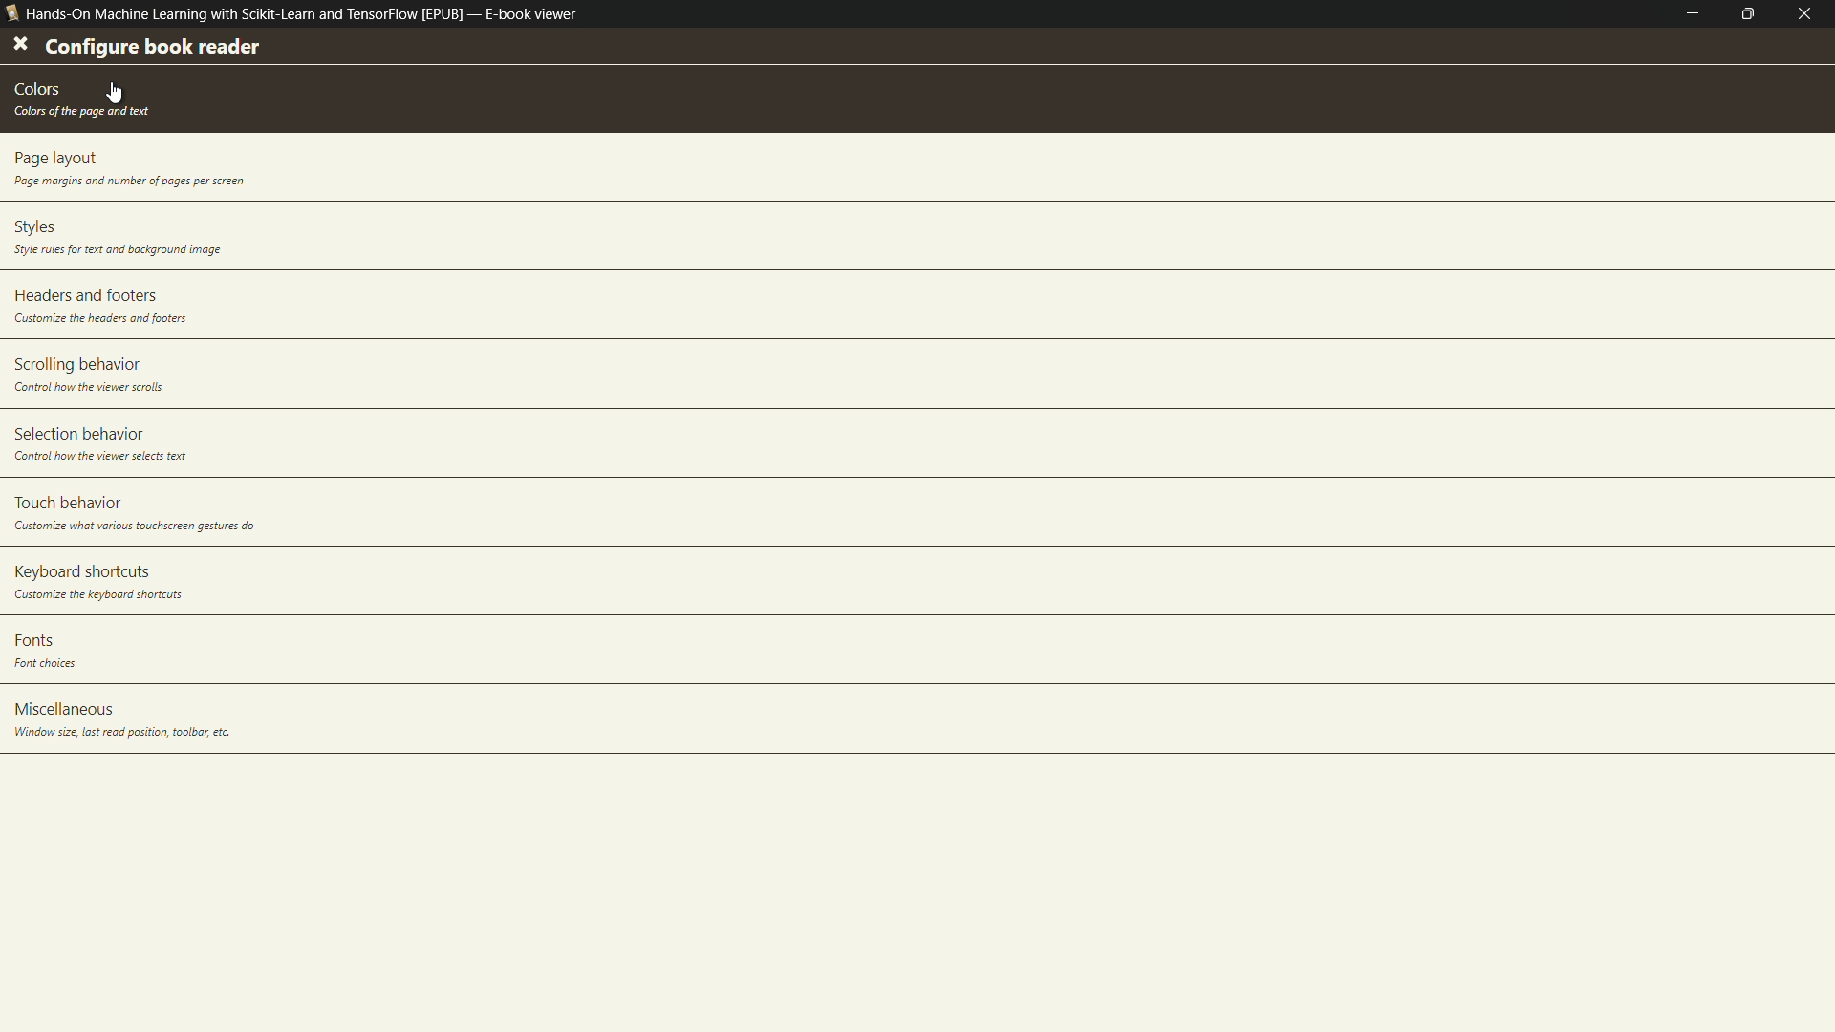 The width and height of the screenshot is (1835, 1032). Describe the element at coordinates (116, 250) in the screenshot. I see `text` at that location.